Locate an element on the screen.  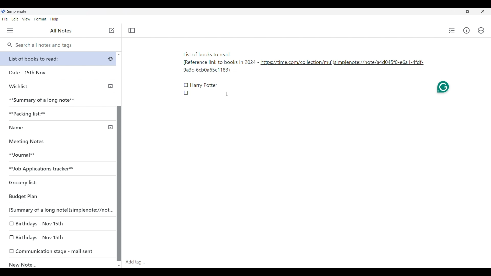
Toggle focus mode is located at coordinates (132, 30).